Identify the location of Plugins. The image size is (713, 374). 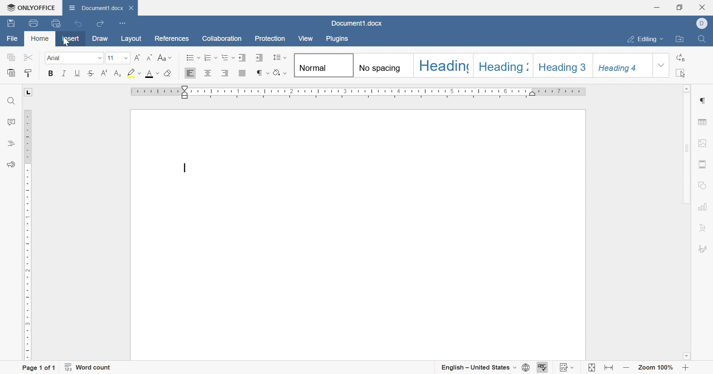
(340, 39).